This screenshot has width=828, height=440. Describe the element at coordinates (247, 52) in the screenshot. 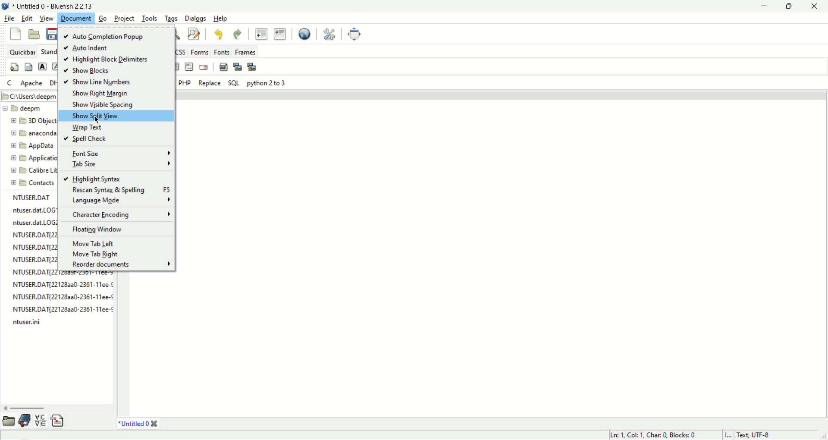

I see `frames` at that location.